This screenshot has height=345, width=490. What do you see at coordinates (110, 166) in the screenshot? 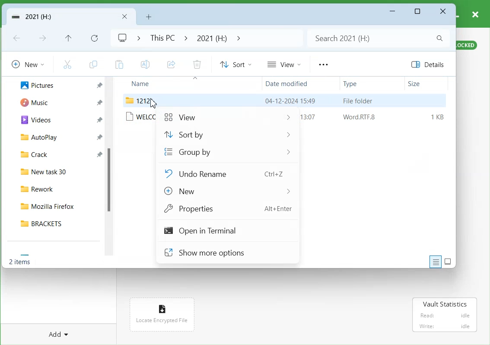
I see `scrollbar` at bounding box center [110, 166].